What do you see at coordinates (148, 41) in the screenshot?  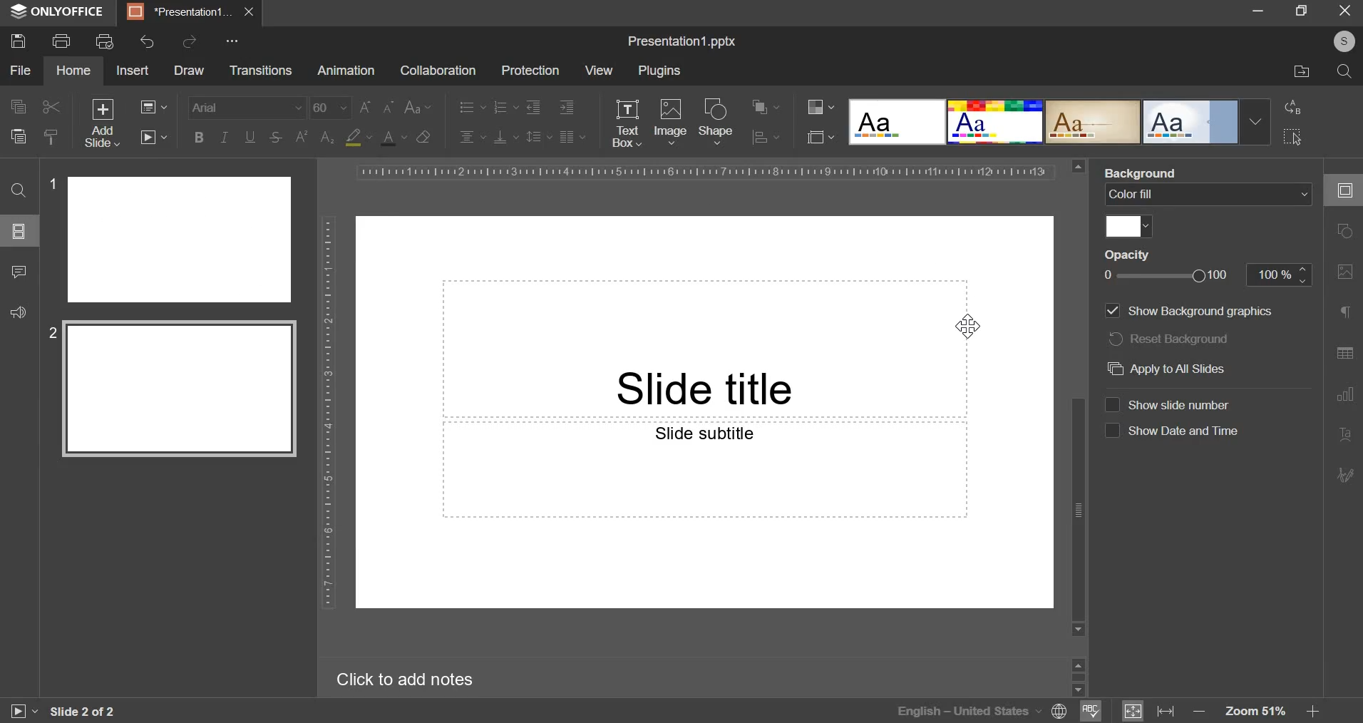 I see `undo` at bounding box center [148, 41].